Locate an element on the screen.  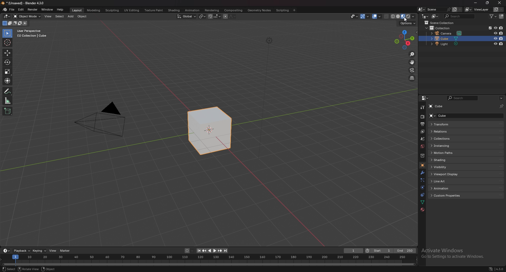
jump to last frame is located at coordinates (226, 251).